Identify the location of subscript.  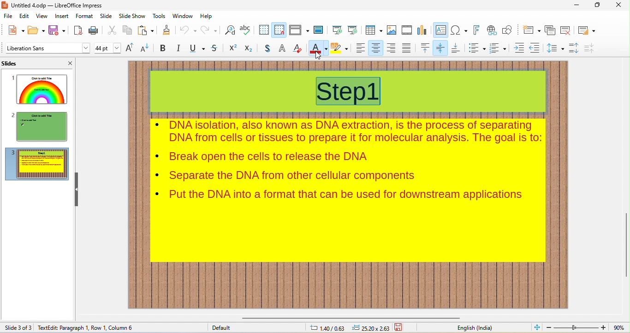
(249, 49).